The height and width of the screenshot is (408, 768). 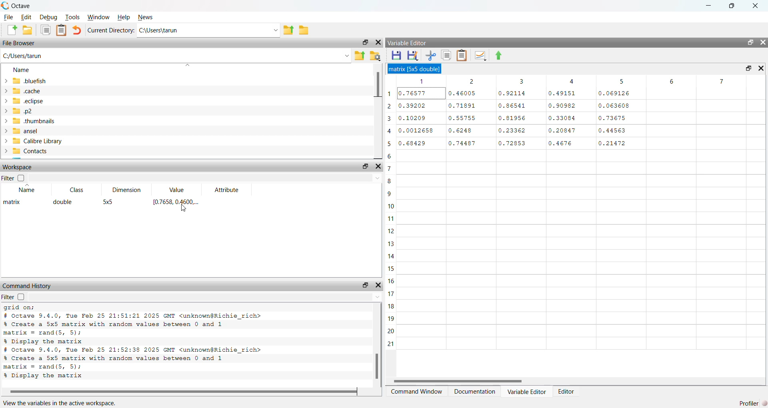 I want to click on Tools, so click(x=73, y=16).